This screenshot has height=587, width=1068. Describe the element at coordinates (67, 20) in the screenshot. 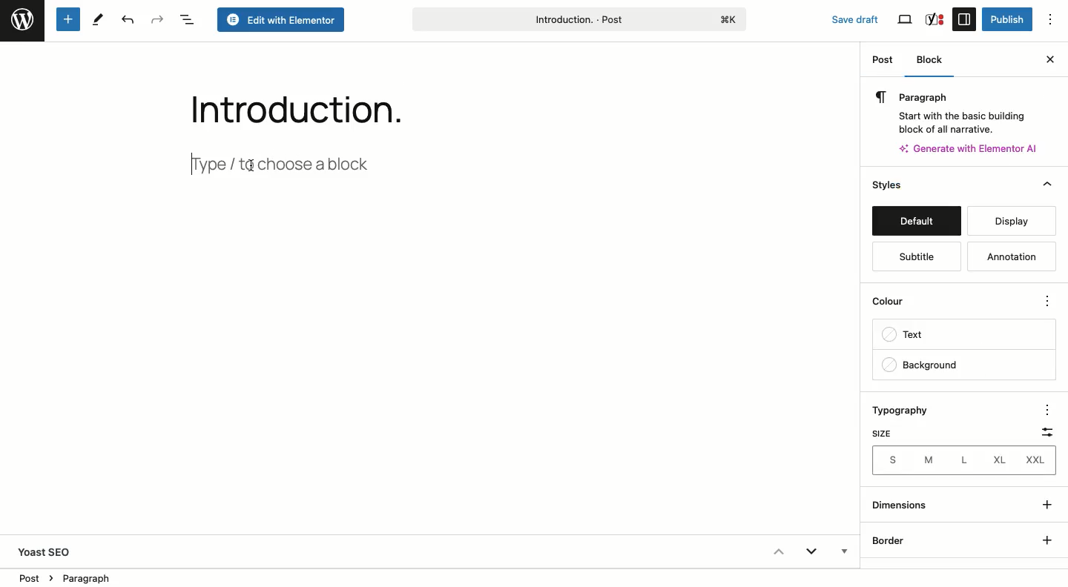

I see `Add new block` at that location.